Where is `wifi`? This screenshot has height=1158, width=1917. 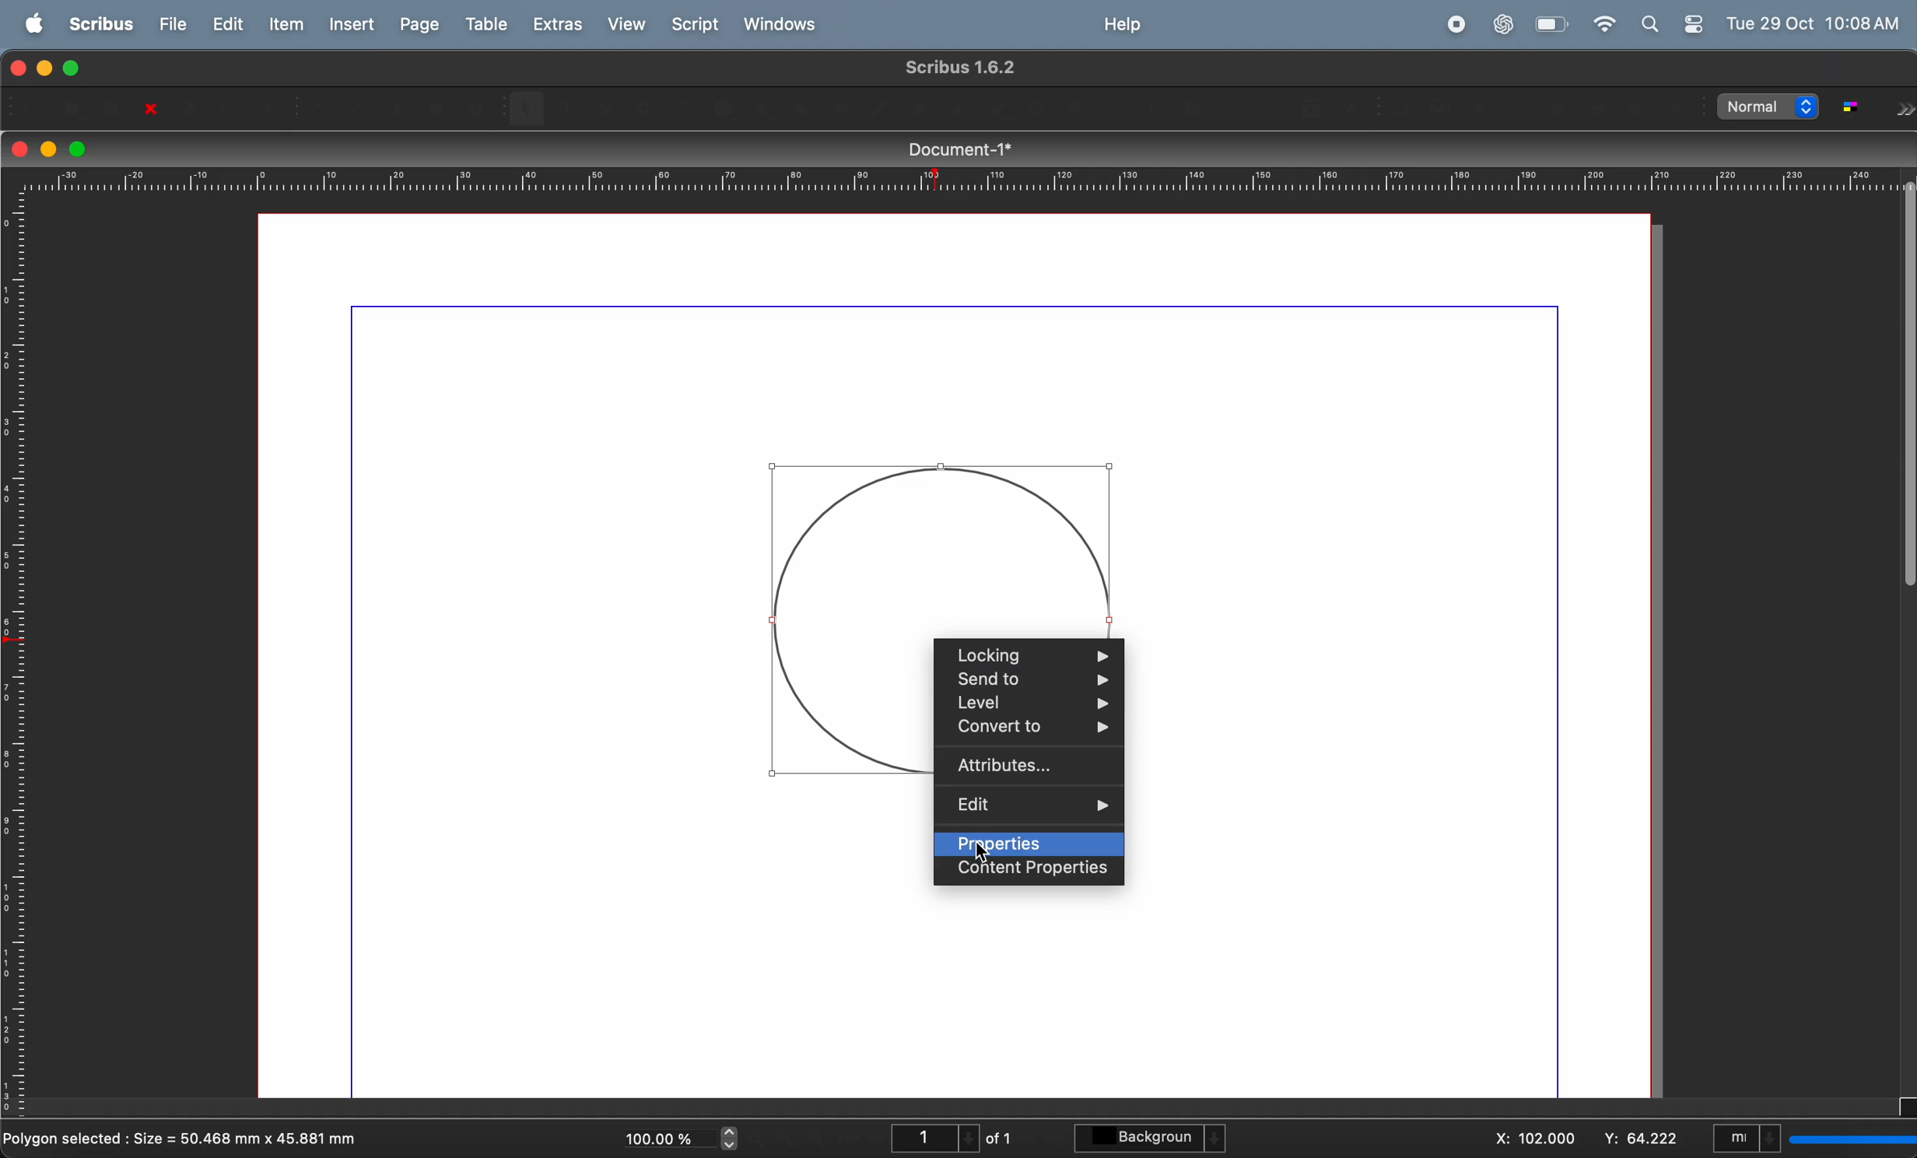 wifi is located at coordinates (1601, 23).